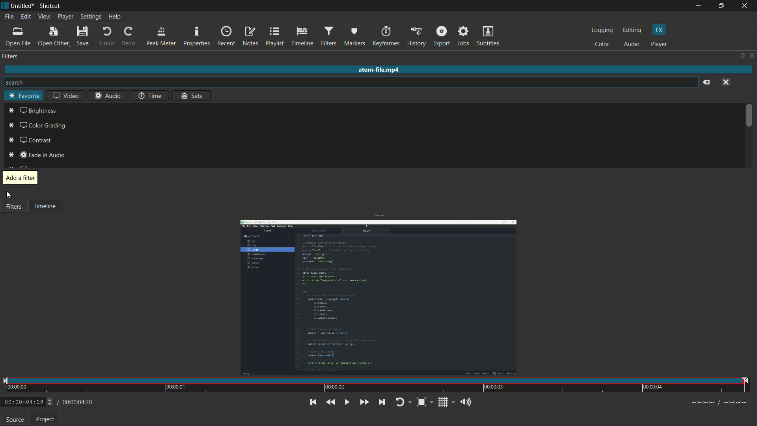 Image resolution: width=757 pixels, height=426 pixels. What do you see at coordinates (378, 297) in the screenshot?
I see `opened file` at bounding box center [378, 297].